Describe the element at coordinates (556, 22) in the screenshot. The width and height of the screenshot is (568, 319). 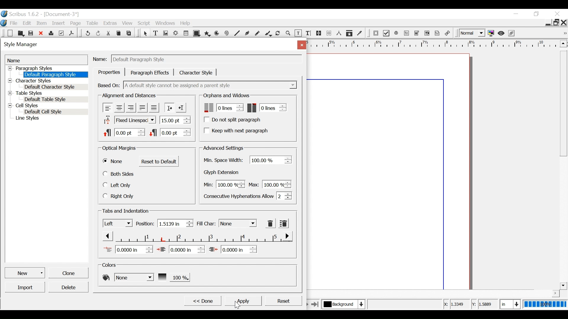
I see `Restore` at that location.